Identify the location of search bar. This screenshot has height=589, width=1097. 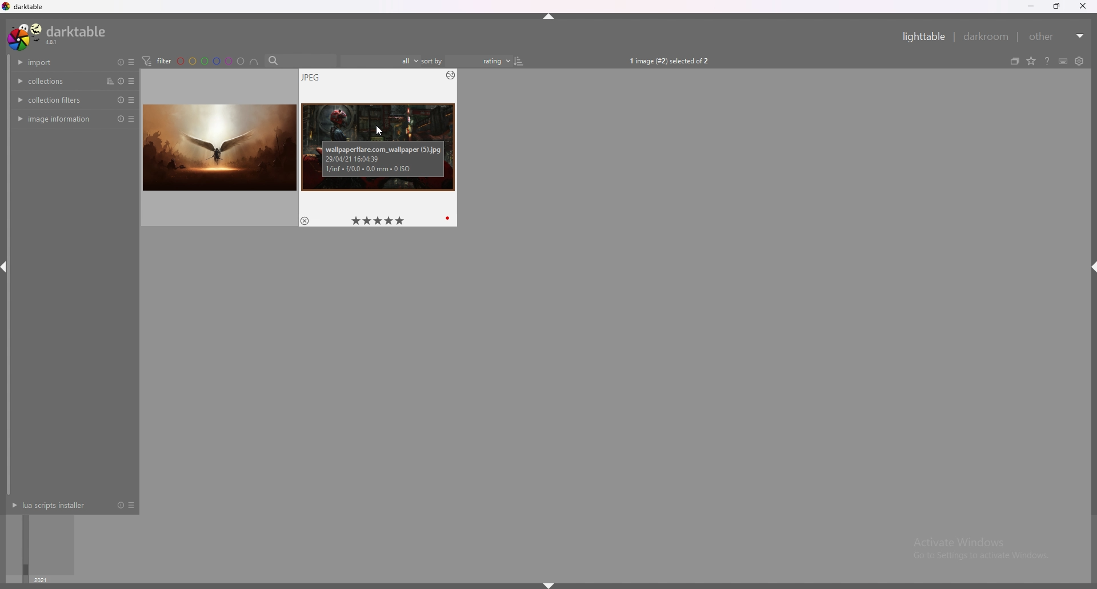
(299, 60).